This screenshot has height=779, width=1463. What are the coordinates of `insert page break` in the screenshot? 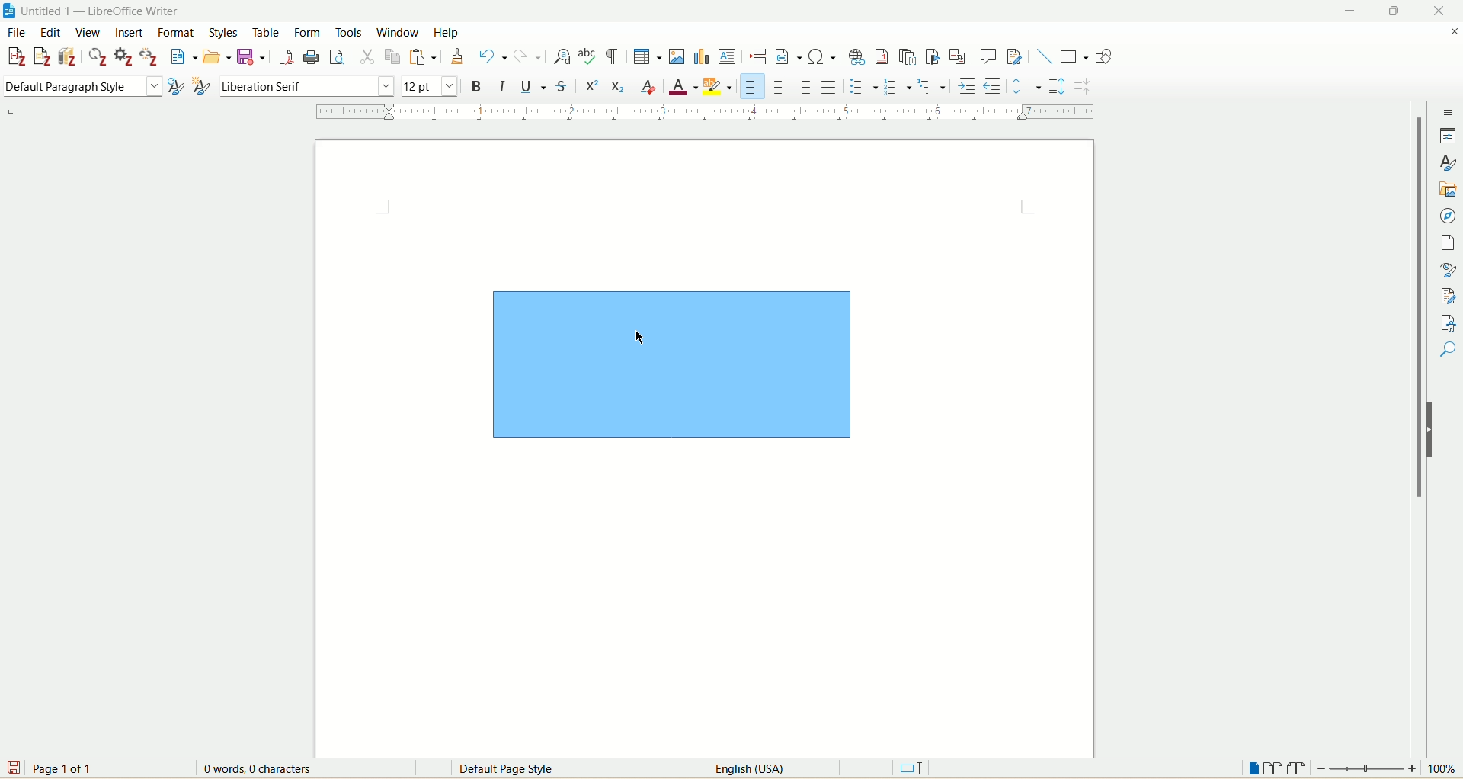 It's located at (758, 56).